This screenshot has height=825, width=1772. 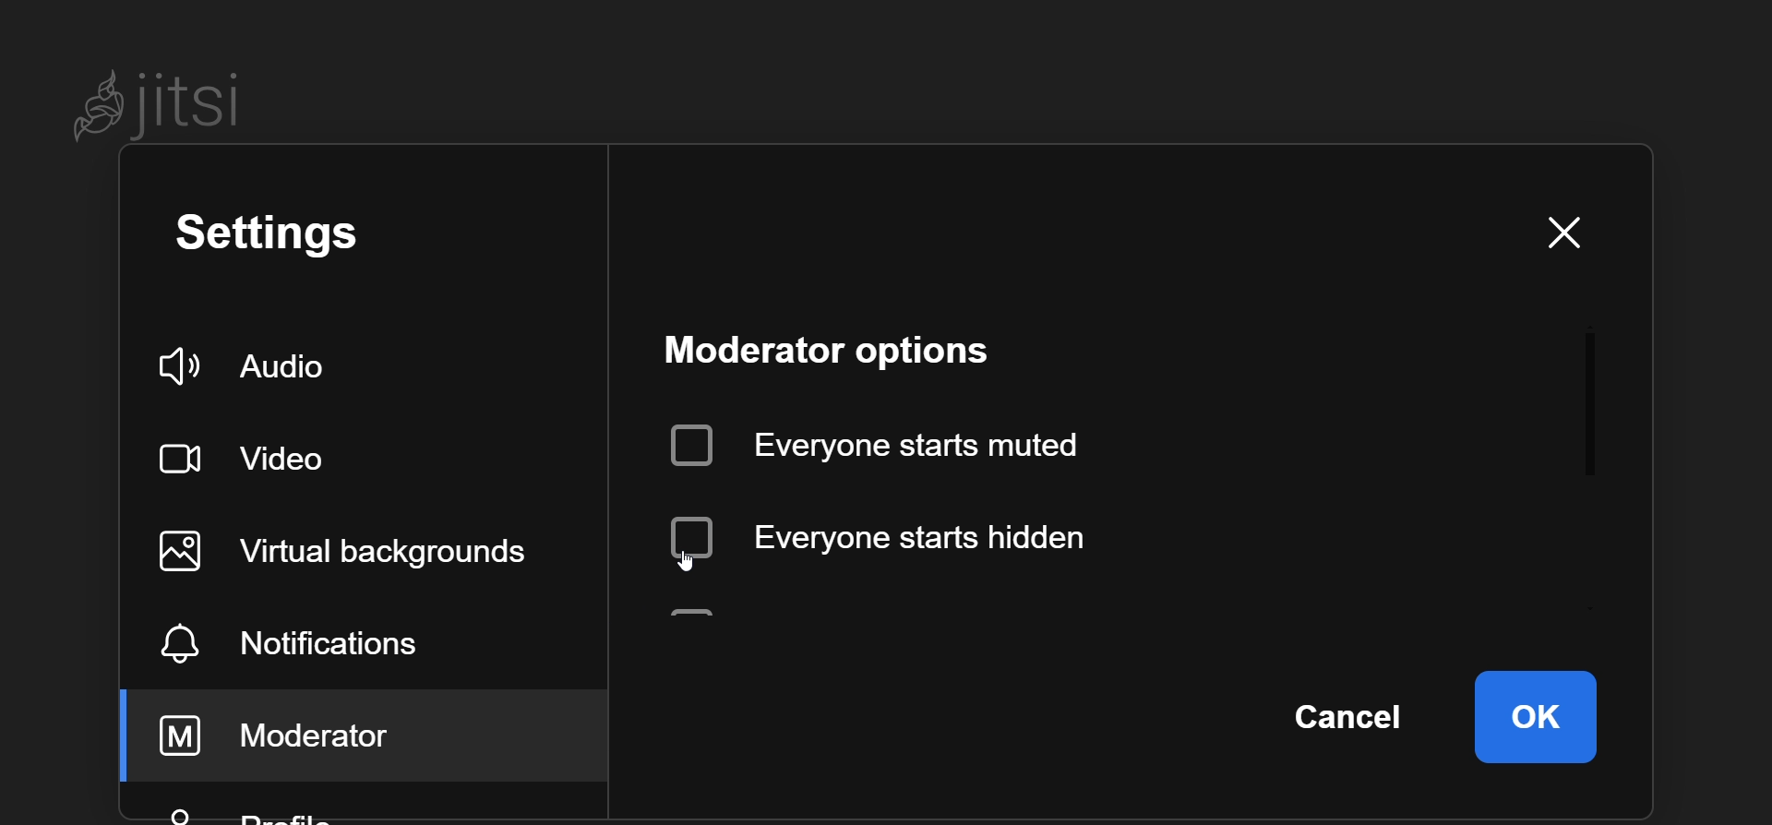 What do you see at coordinates (251, 458) in the screenshot?
I see `video` at bounding box center [251, 458].